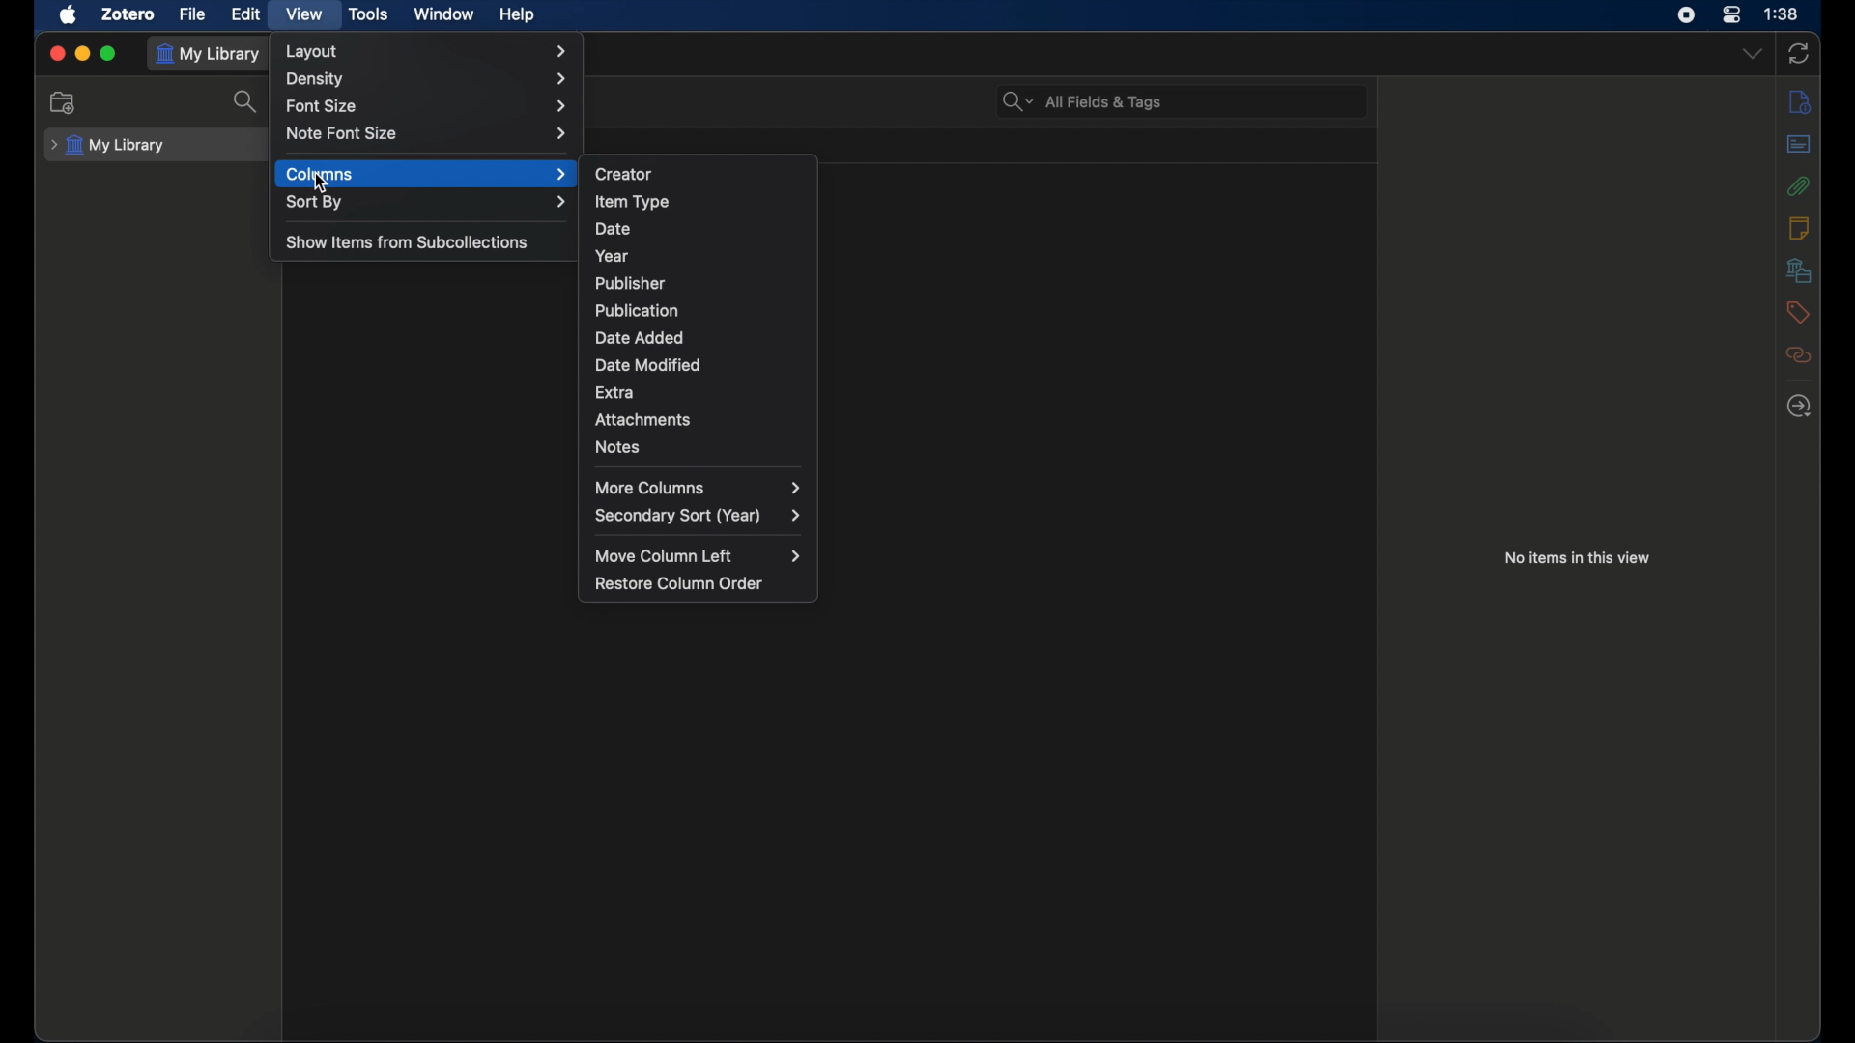  What do you see at coordinates (1686, 15) in the screenshot?
I see `screen recorder` at bounding box center [1686, 15].